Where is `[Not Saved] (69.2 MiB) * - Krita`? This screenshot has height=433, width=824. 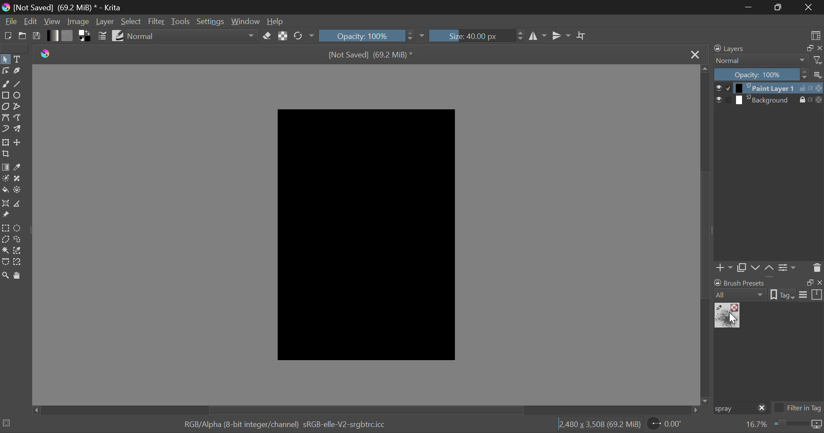 [Not Saved] (69.2 MiB) * - Krita is located at coordinates (71, 7).